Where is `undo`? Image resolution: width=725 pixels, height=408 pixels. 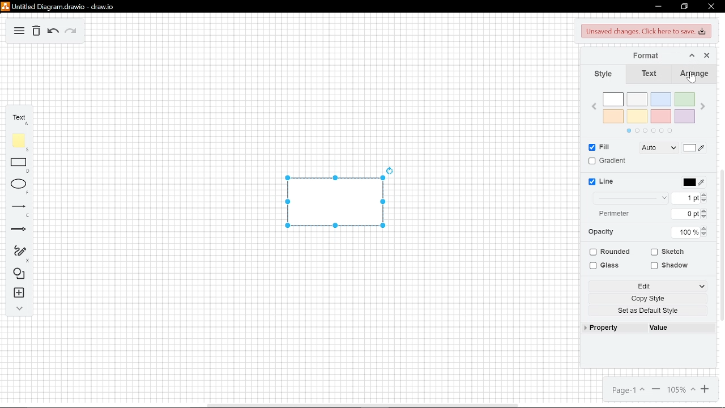
undo is located at coordinates (54, 32).